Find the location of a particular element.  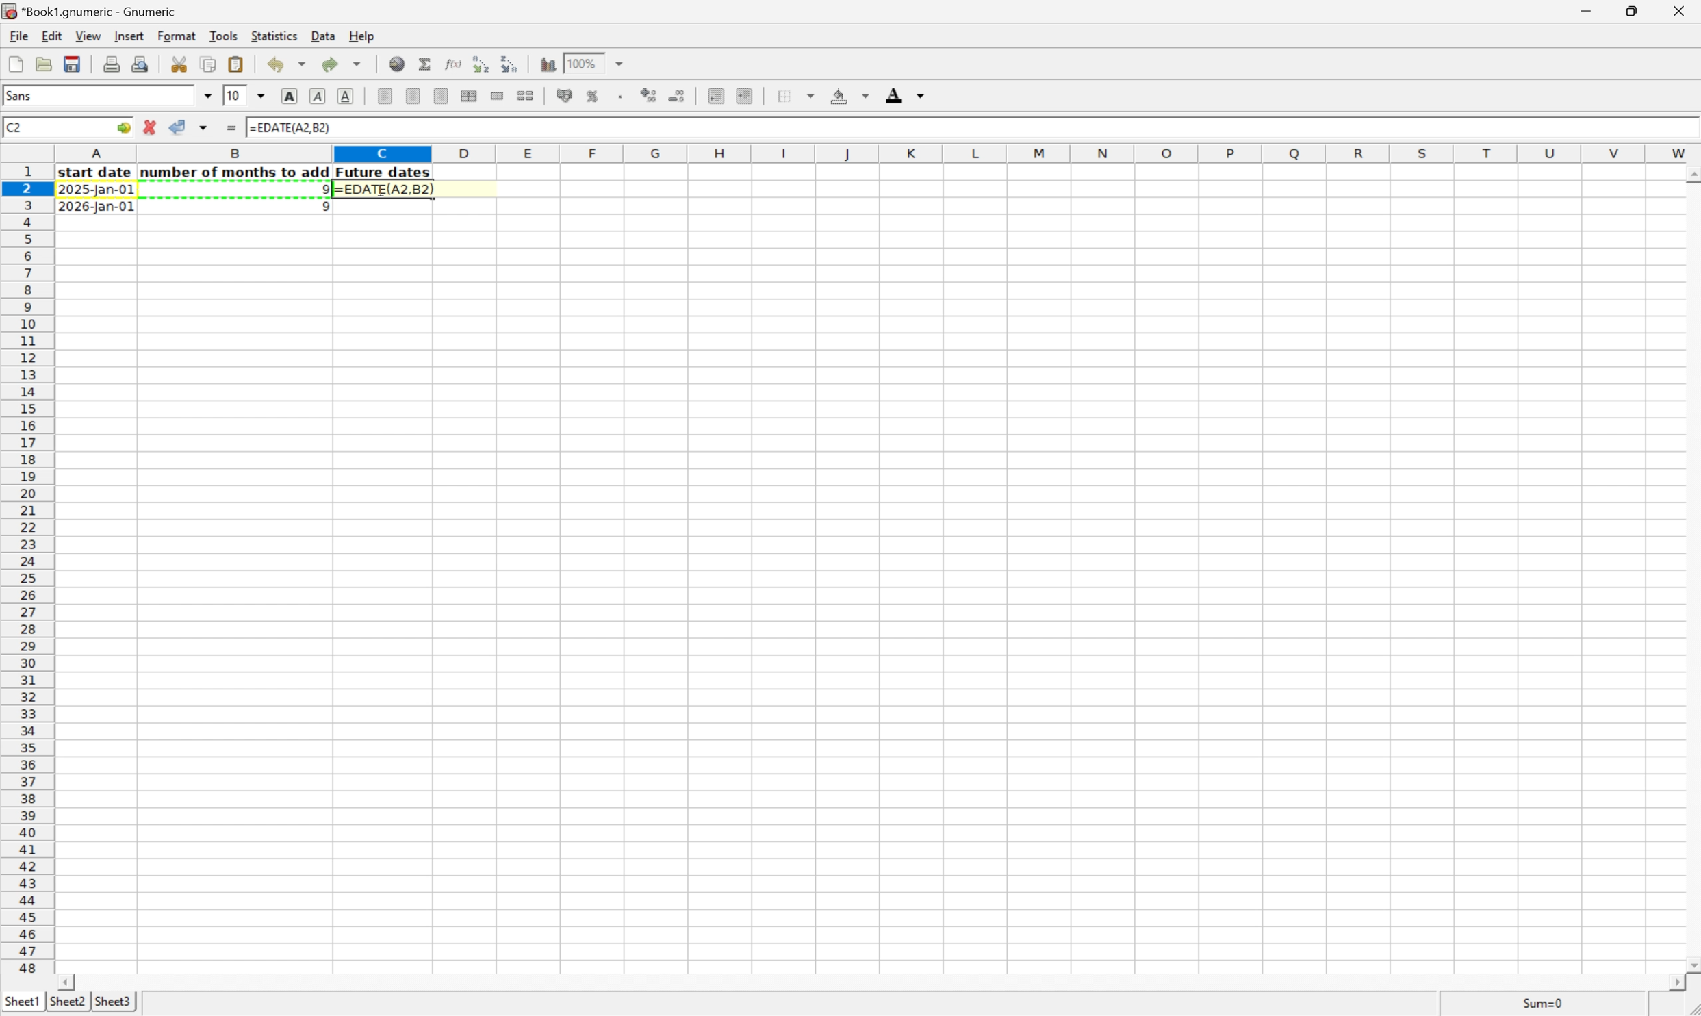

Accept changes across selection is located at coordinates (207, 126).